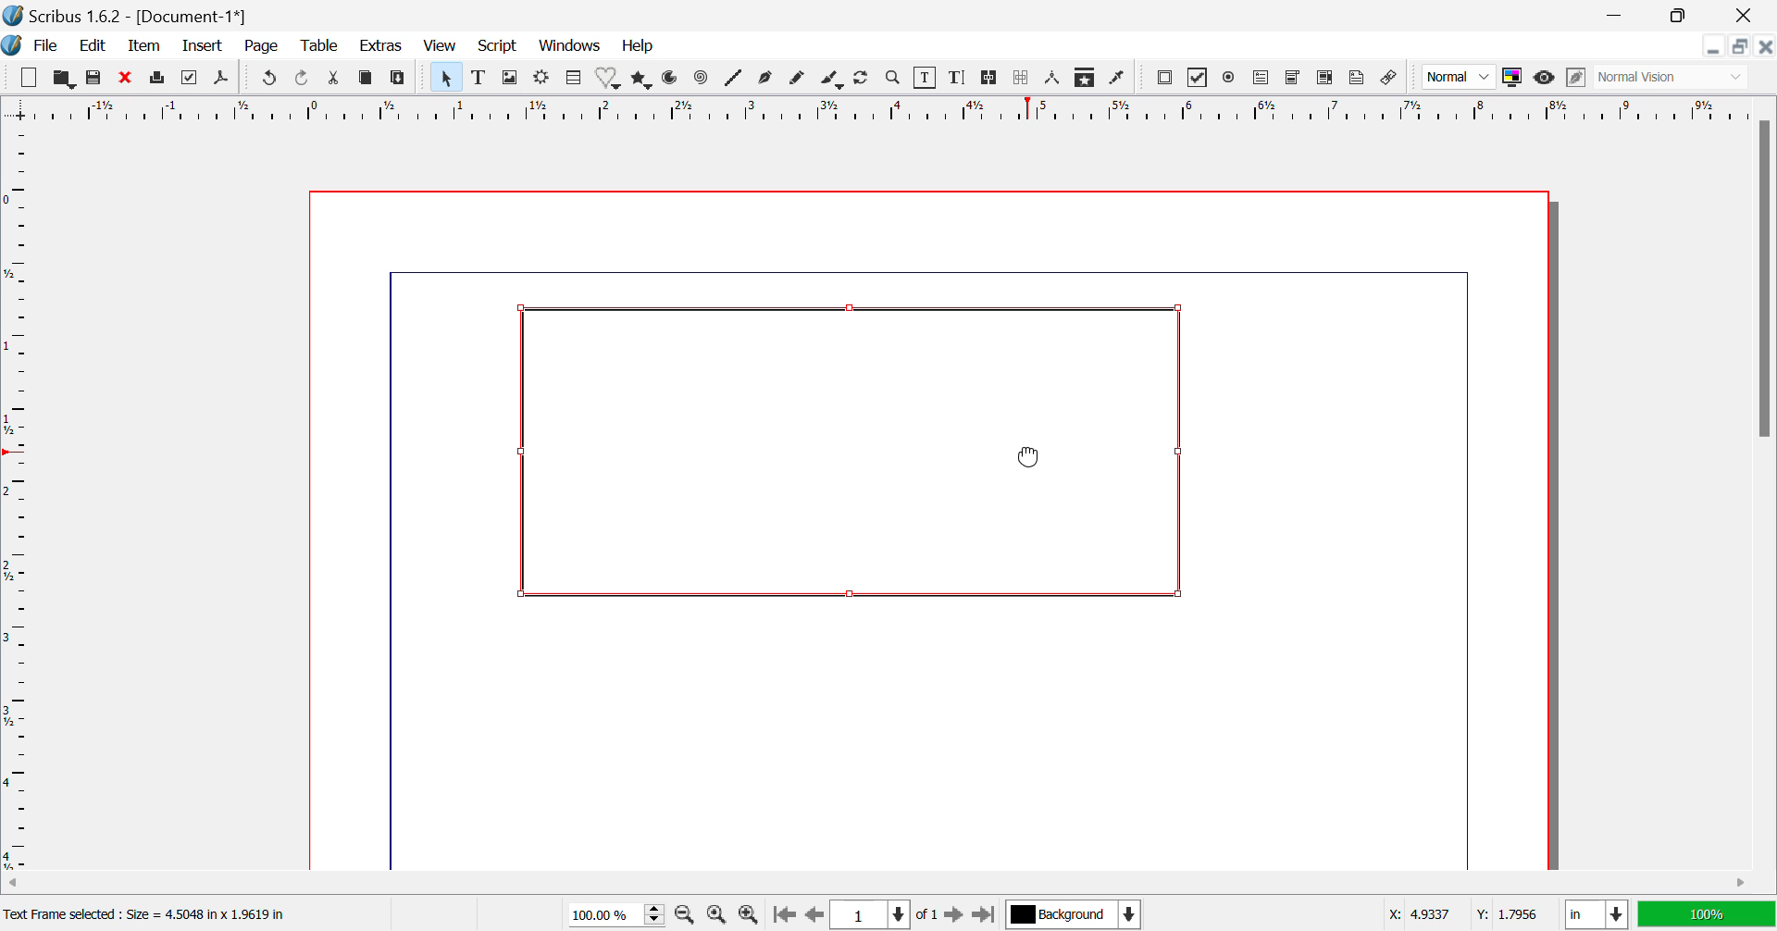 The width and height of the screenshot is (1777, 931). What do you see at coordinates (205, 46) in the screenshot?
I see `Insert` at bounding box center [205, 46].